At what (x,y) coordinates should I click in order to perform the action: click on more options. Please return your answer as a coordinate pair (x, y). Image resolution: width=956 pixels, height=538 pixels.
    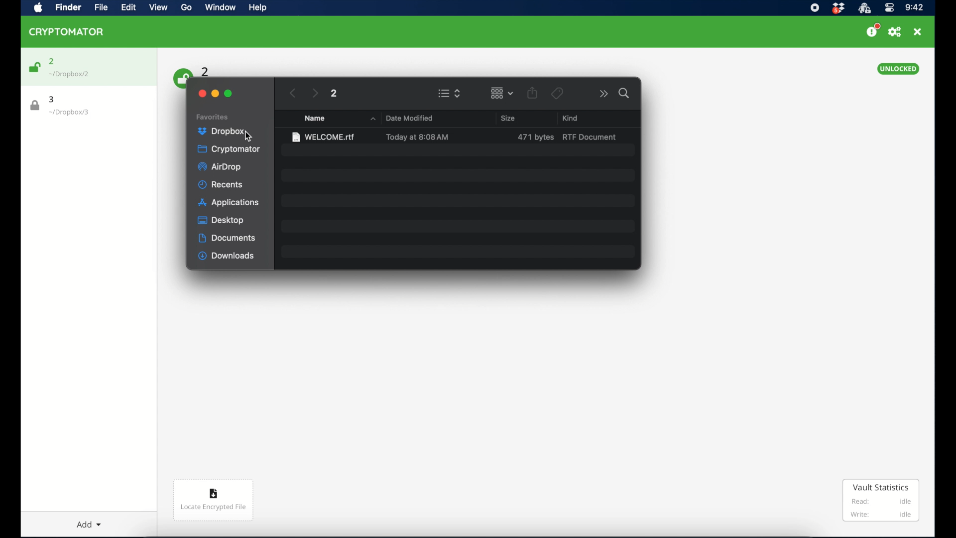
    Looking at the image, I should click on (604, 94).